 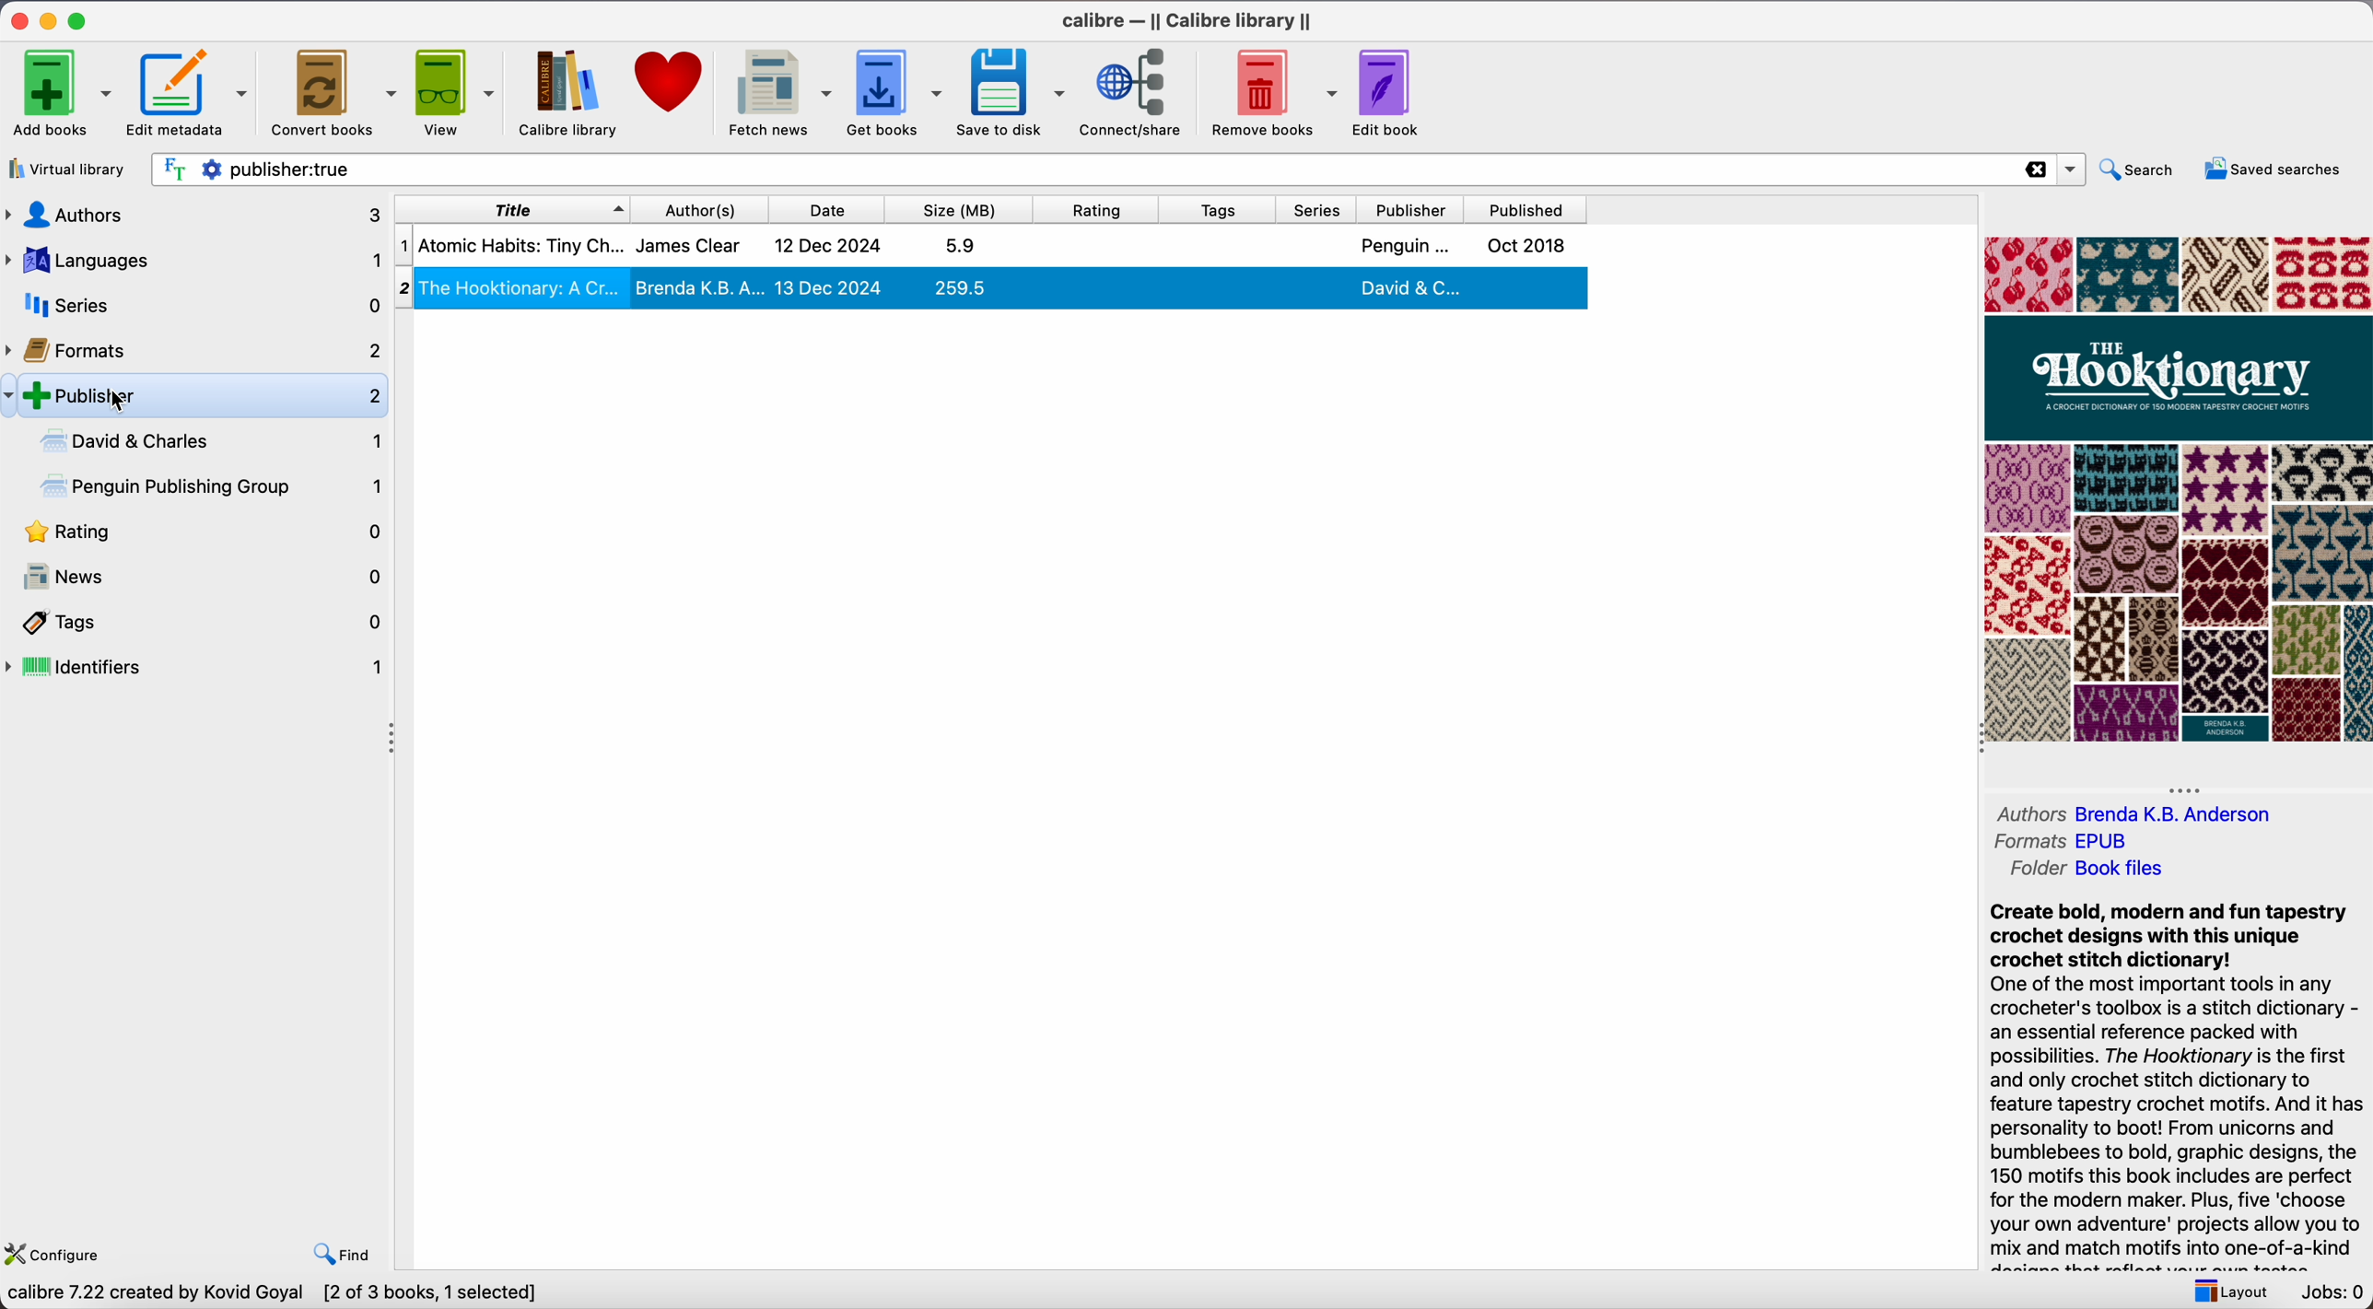 I want to click on folder Book files, so click(x=2089, y=869).